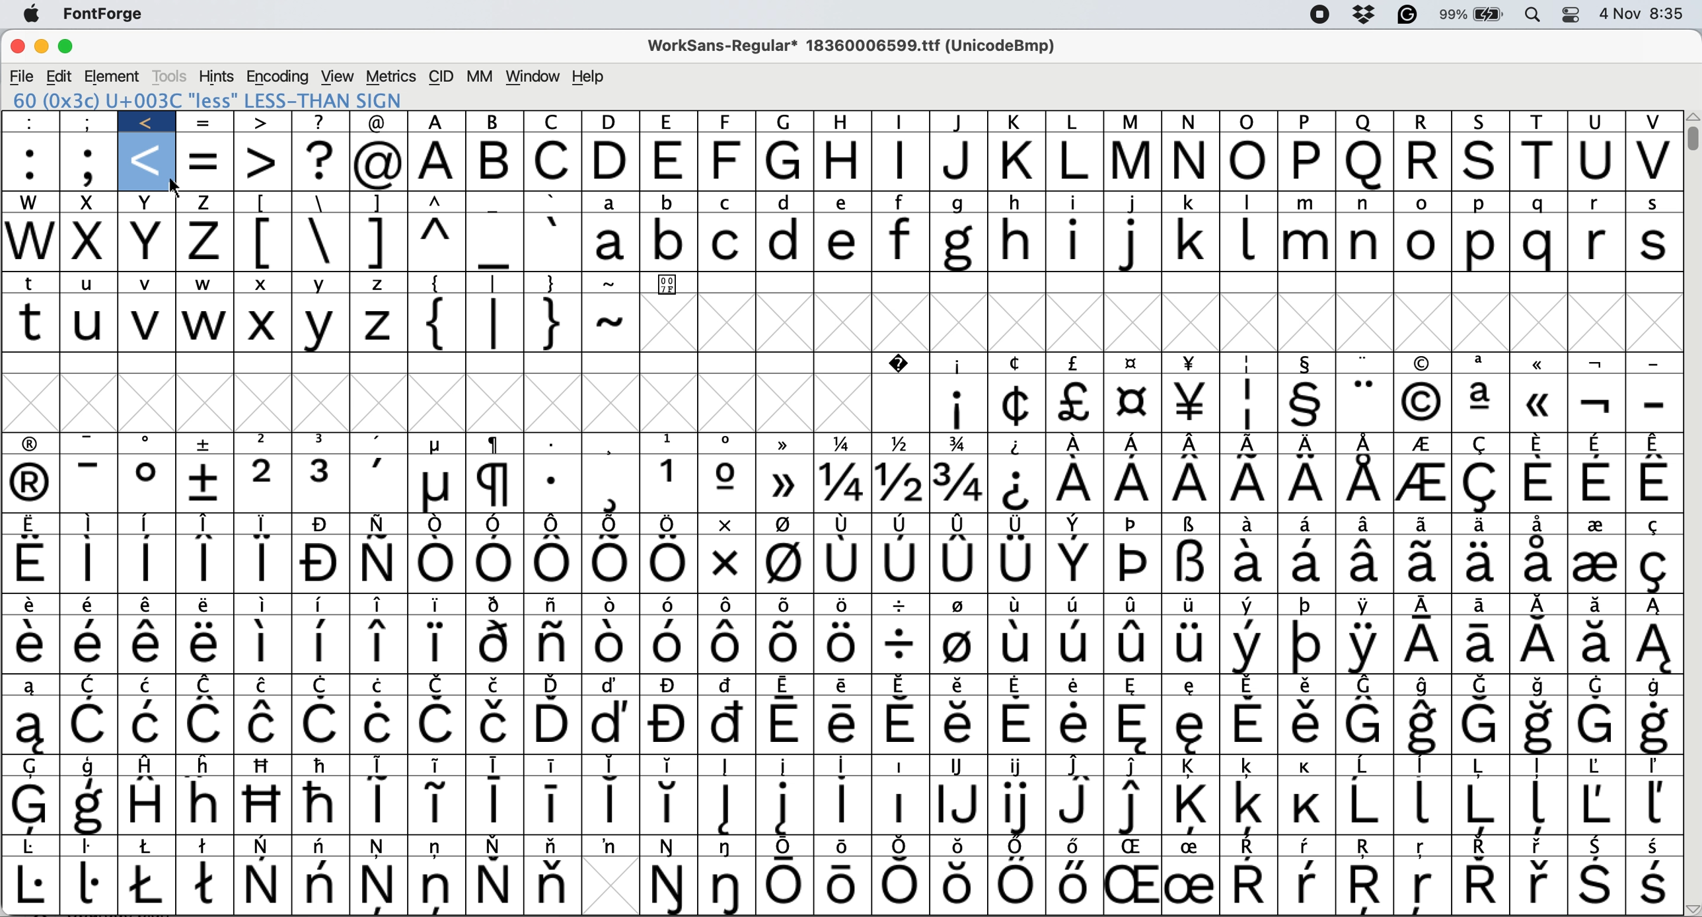 The height and width of the screenshot is (917, 1702). Describe the element at coordinates (437, 202) in the screenshot. I see `^` at that location.